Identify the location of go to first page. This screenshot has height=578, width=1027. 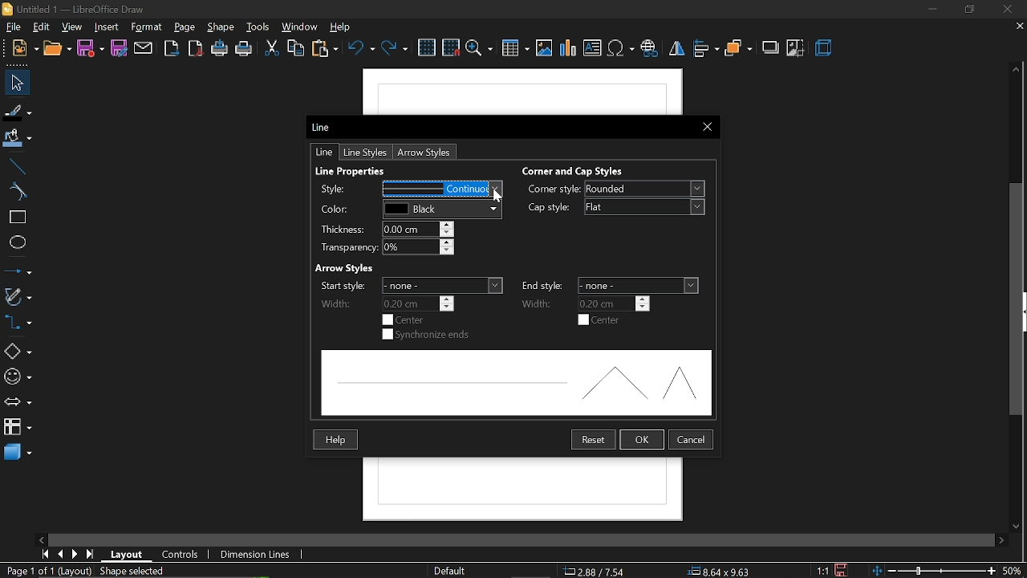
(46, 555).